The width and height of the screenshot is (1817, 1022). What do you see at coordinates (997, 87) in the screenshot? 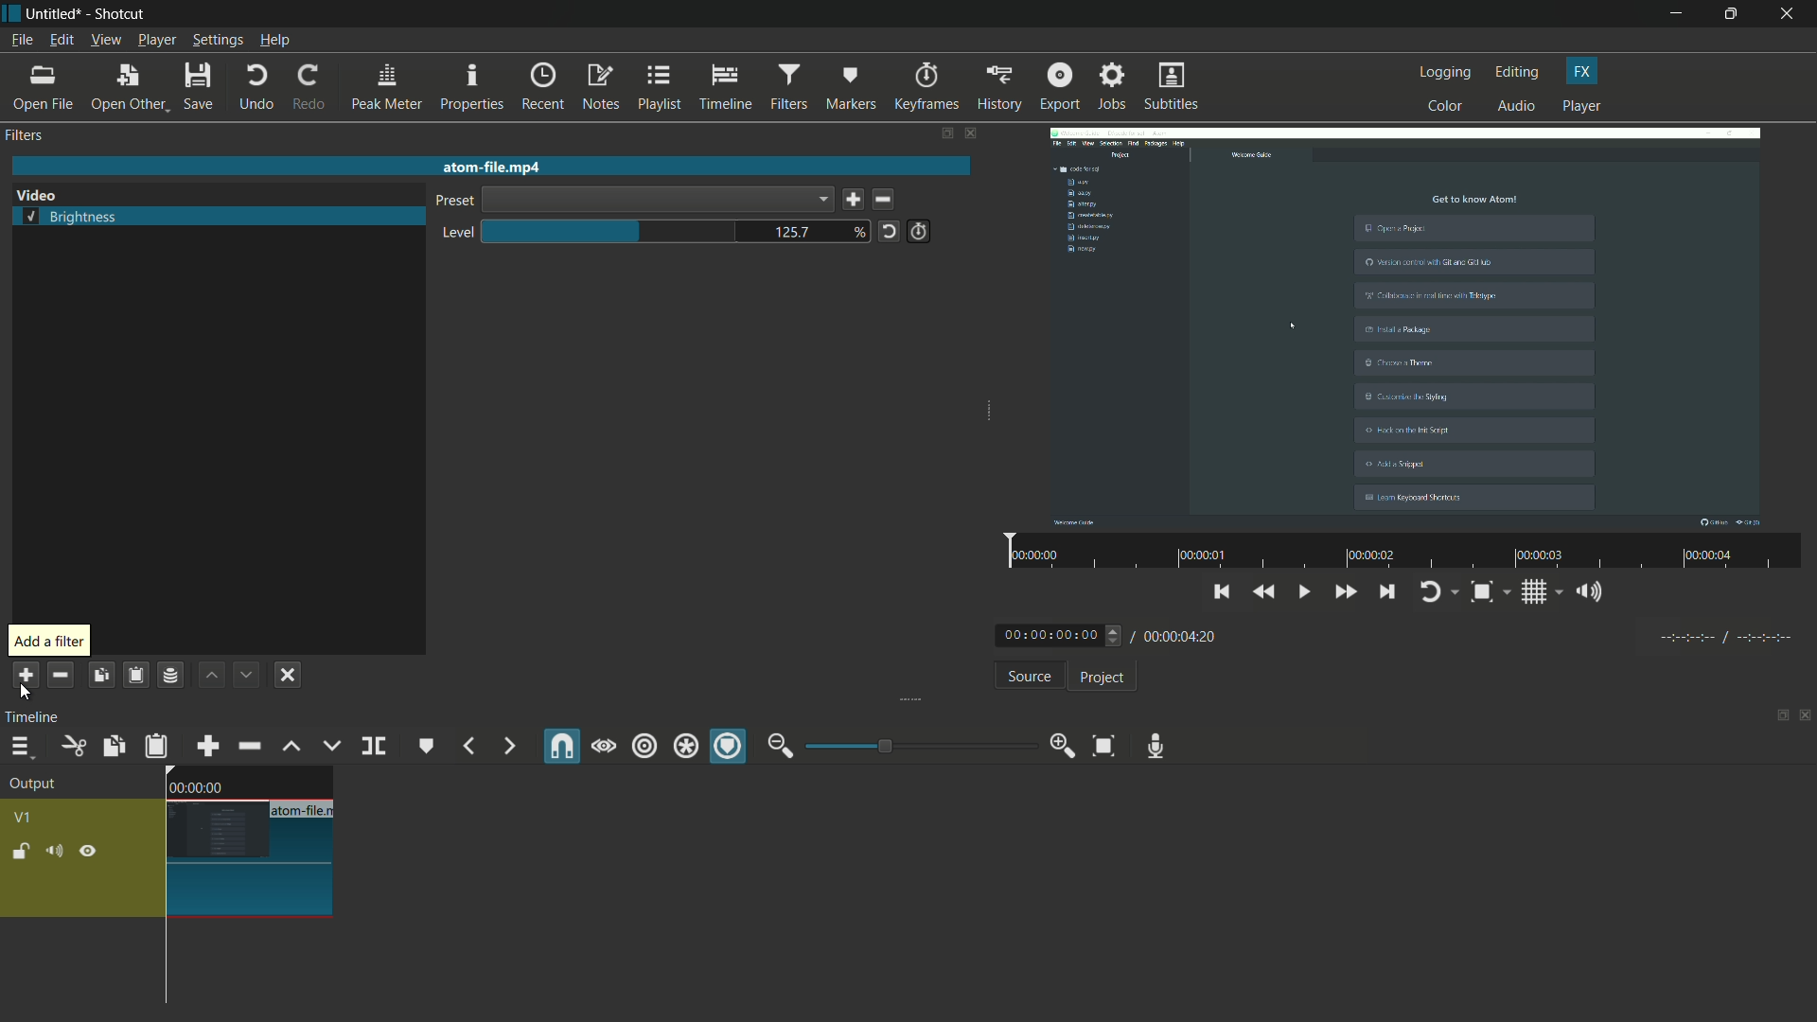
I see `history` at bounding box center [997, 87].